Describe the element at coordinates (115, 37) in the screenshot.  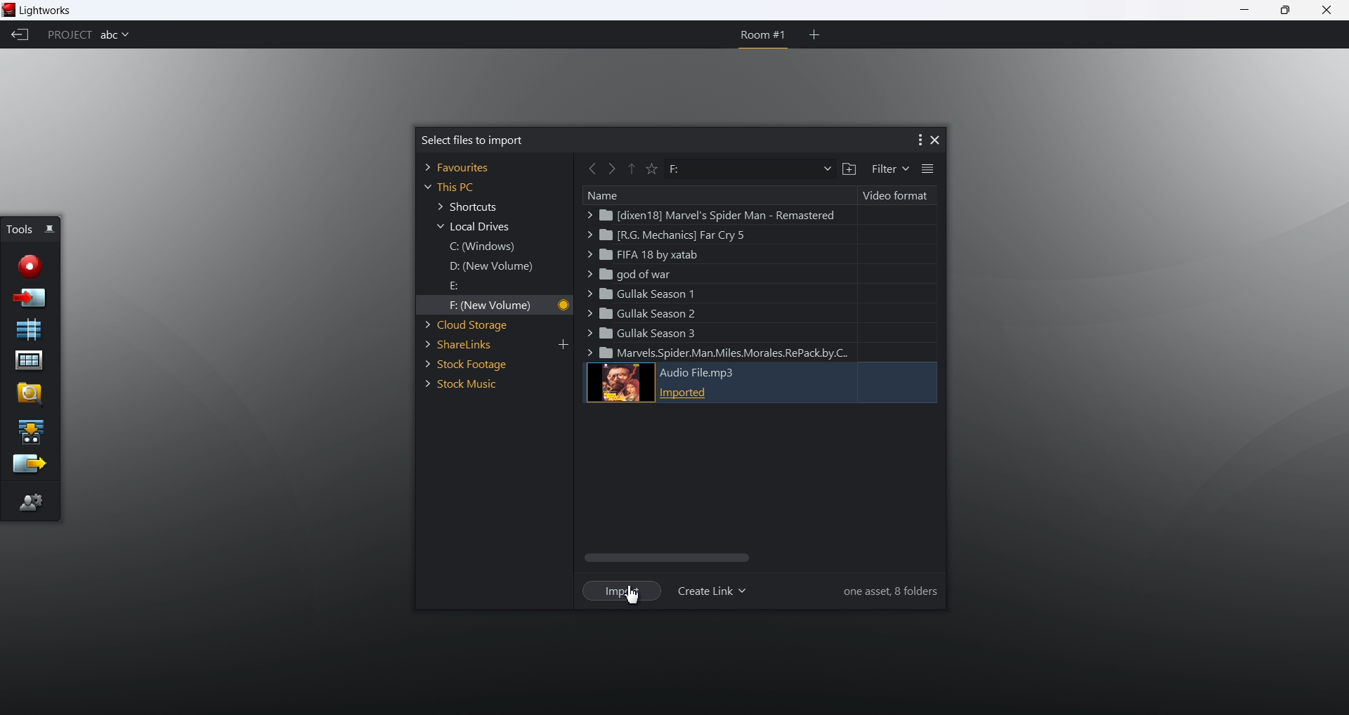
I see `project name` at that location.